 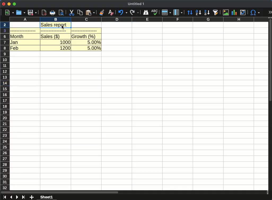 I want to click on last sheet, so click(x=24, y=197).